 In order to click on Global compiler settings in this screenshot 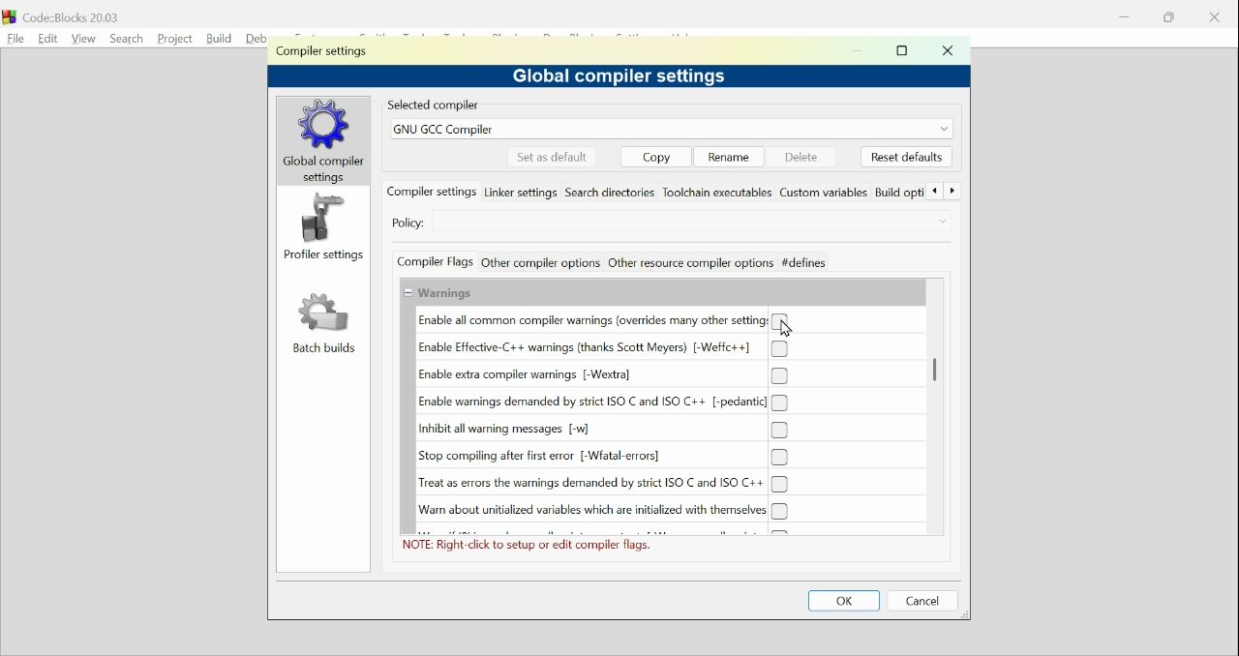, I will do `click(637, 76)`.